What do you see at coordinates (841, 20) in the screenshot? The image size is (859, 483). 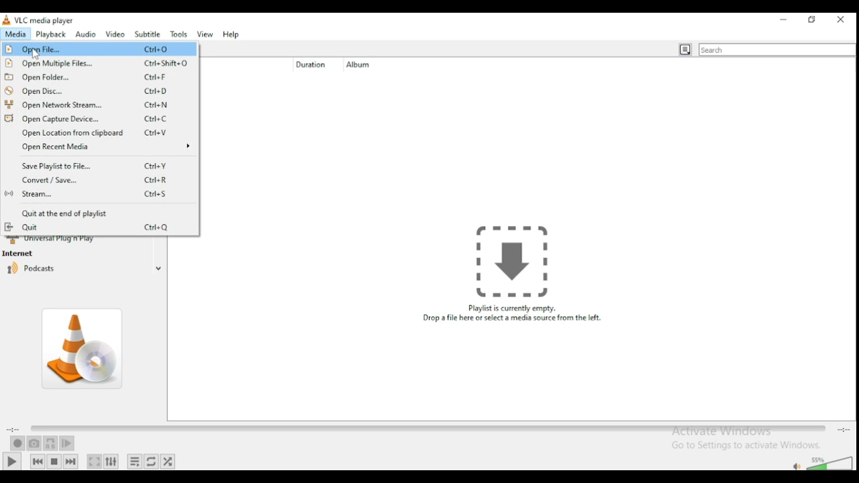 I see `close window` at bounding box center [841, 20].